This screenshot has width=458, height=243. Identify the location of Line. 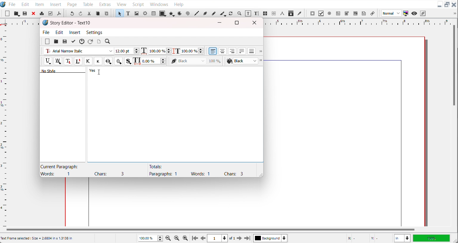
(196, 13).